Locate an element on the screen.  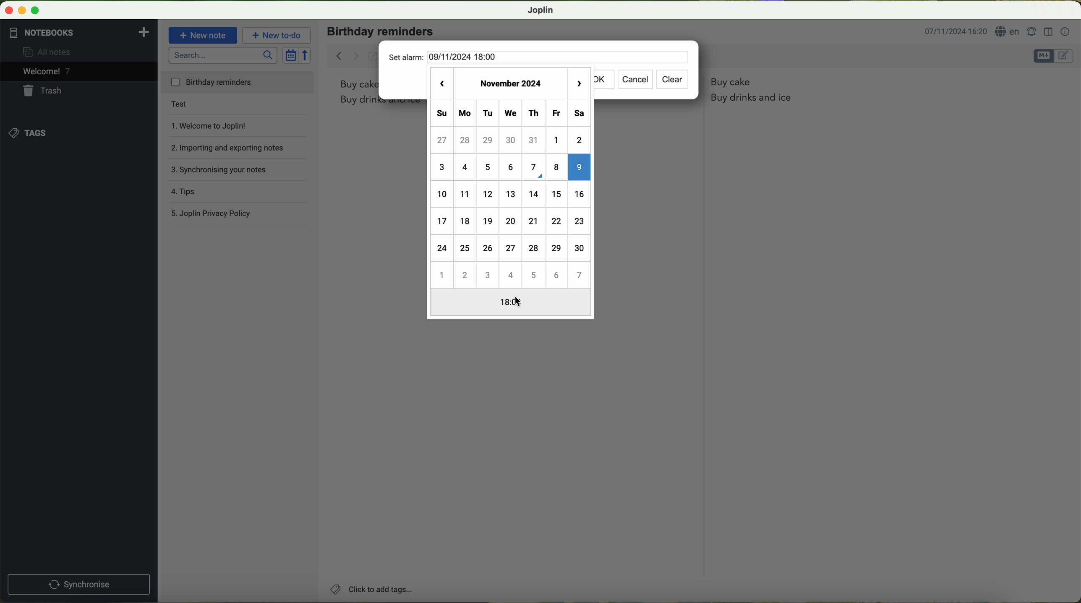
tips is located at coordinates (200, 188).